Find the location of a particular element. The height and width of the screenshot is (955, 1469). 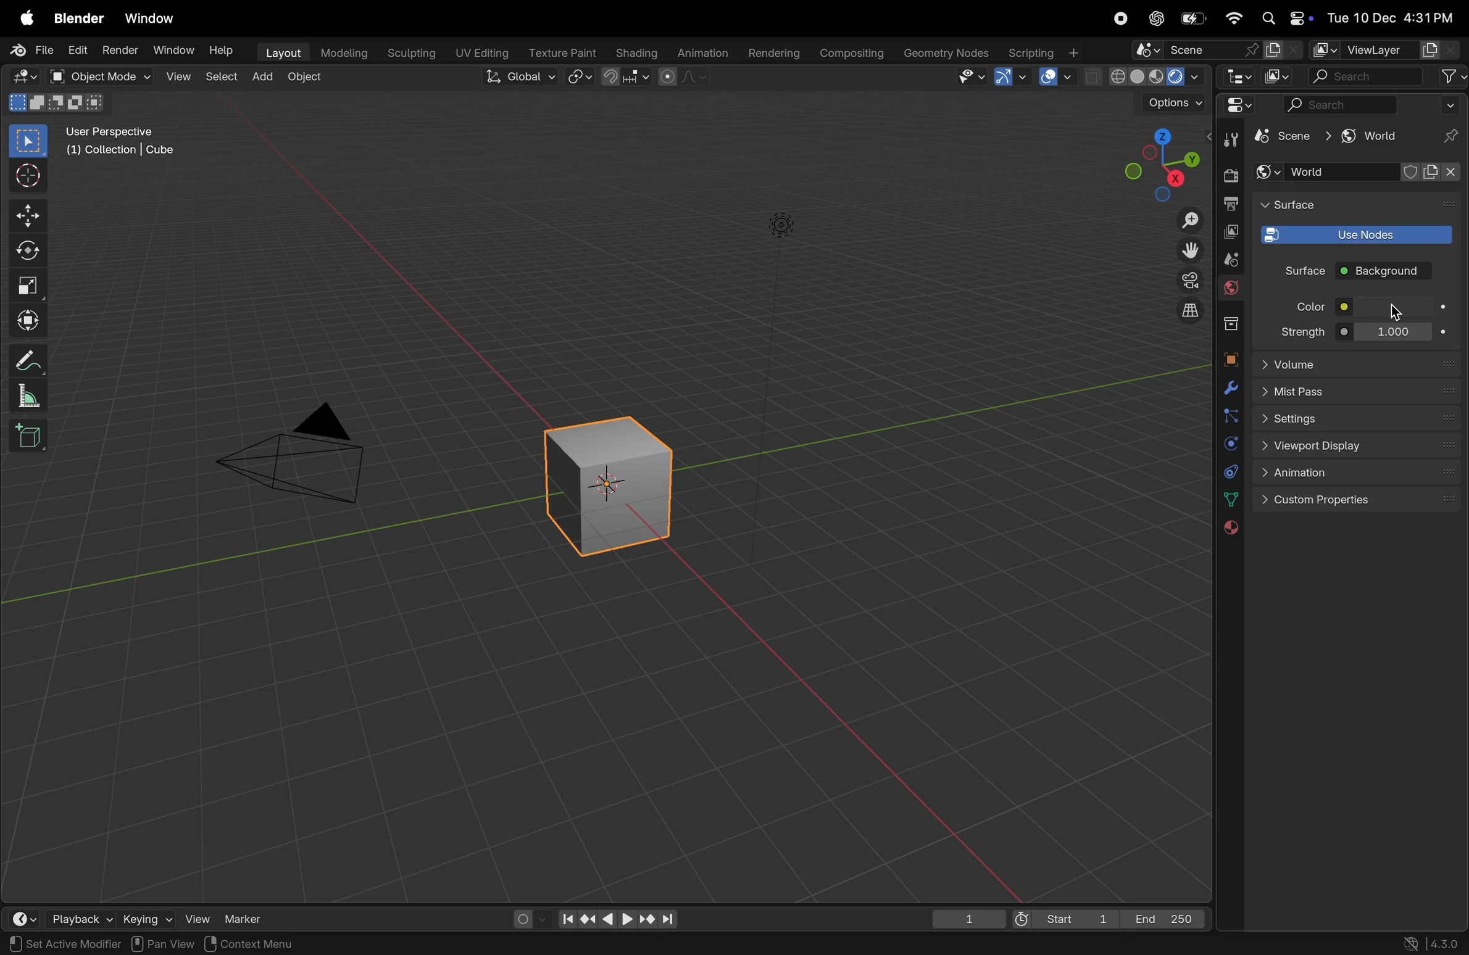

transform is located at coordinates (31, 318).